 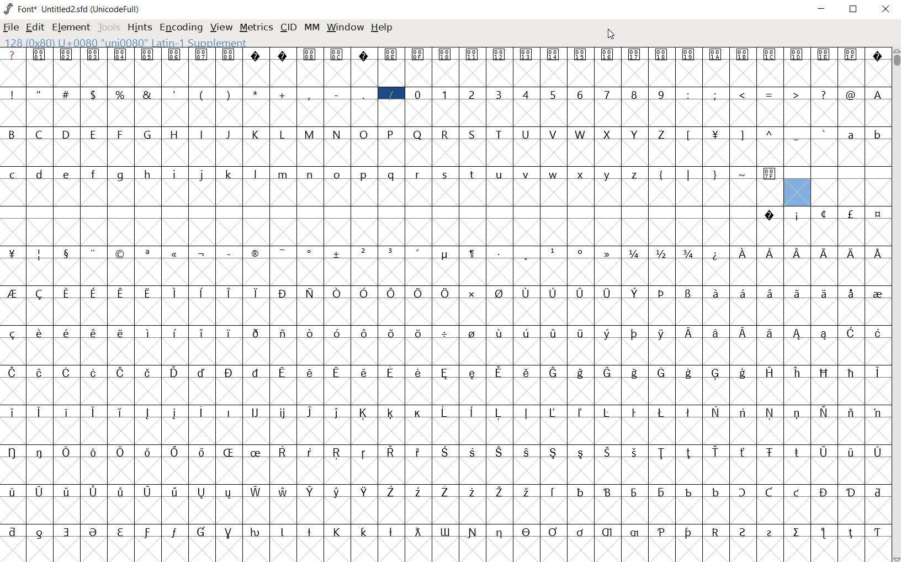 What do you see at coordinates (499, 253) in the screenshot?
I see `glyph` at bounding box center [499, 253].